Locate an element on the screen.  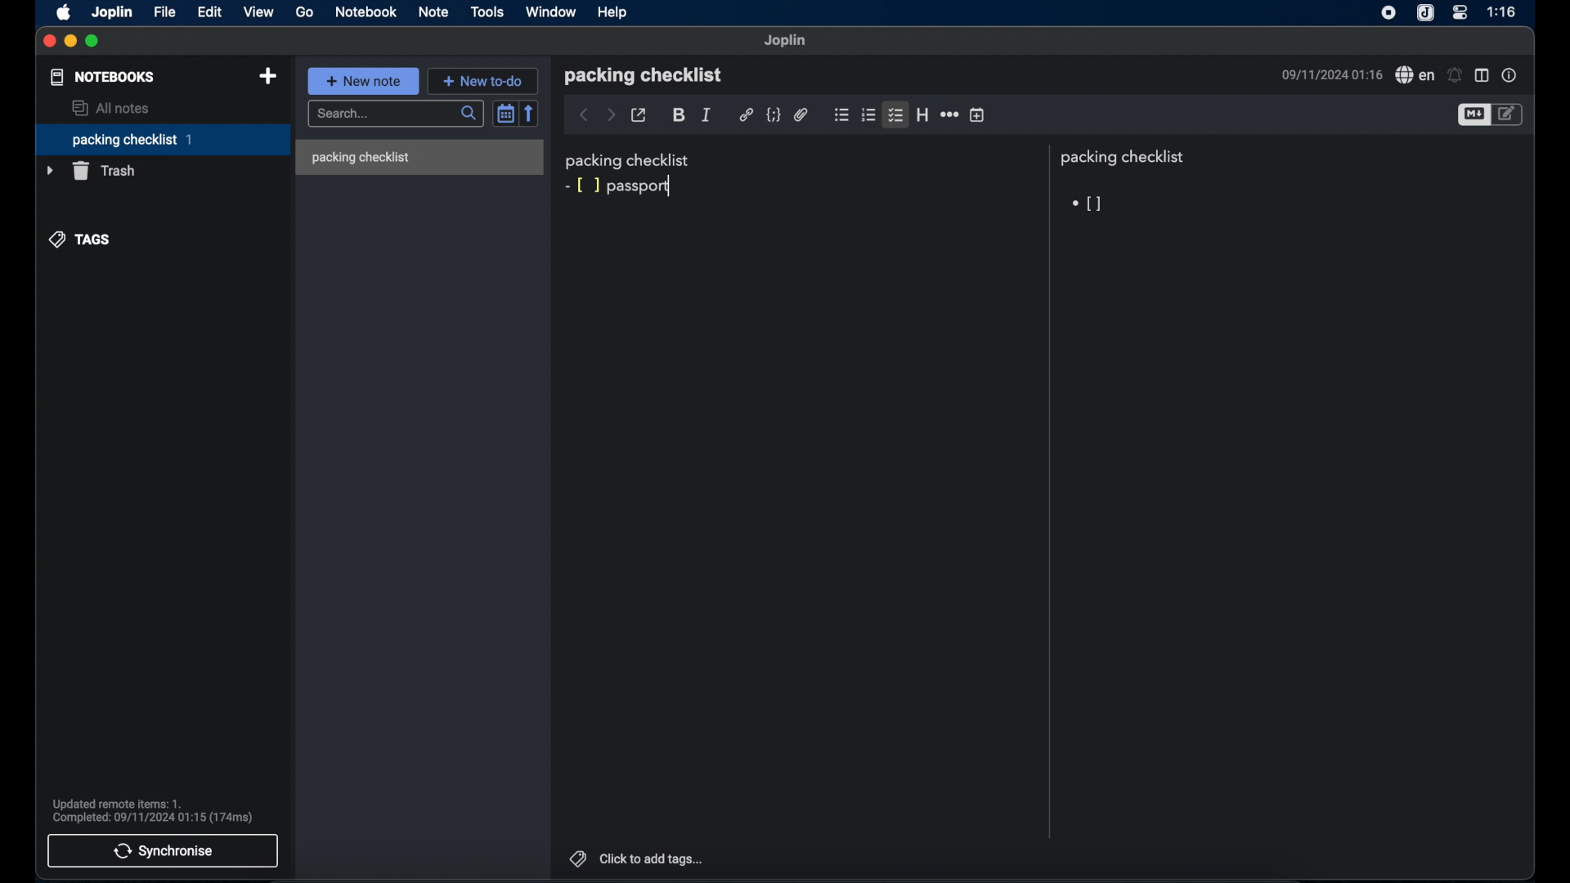
synchronise is located at coordinates (162, 851).